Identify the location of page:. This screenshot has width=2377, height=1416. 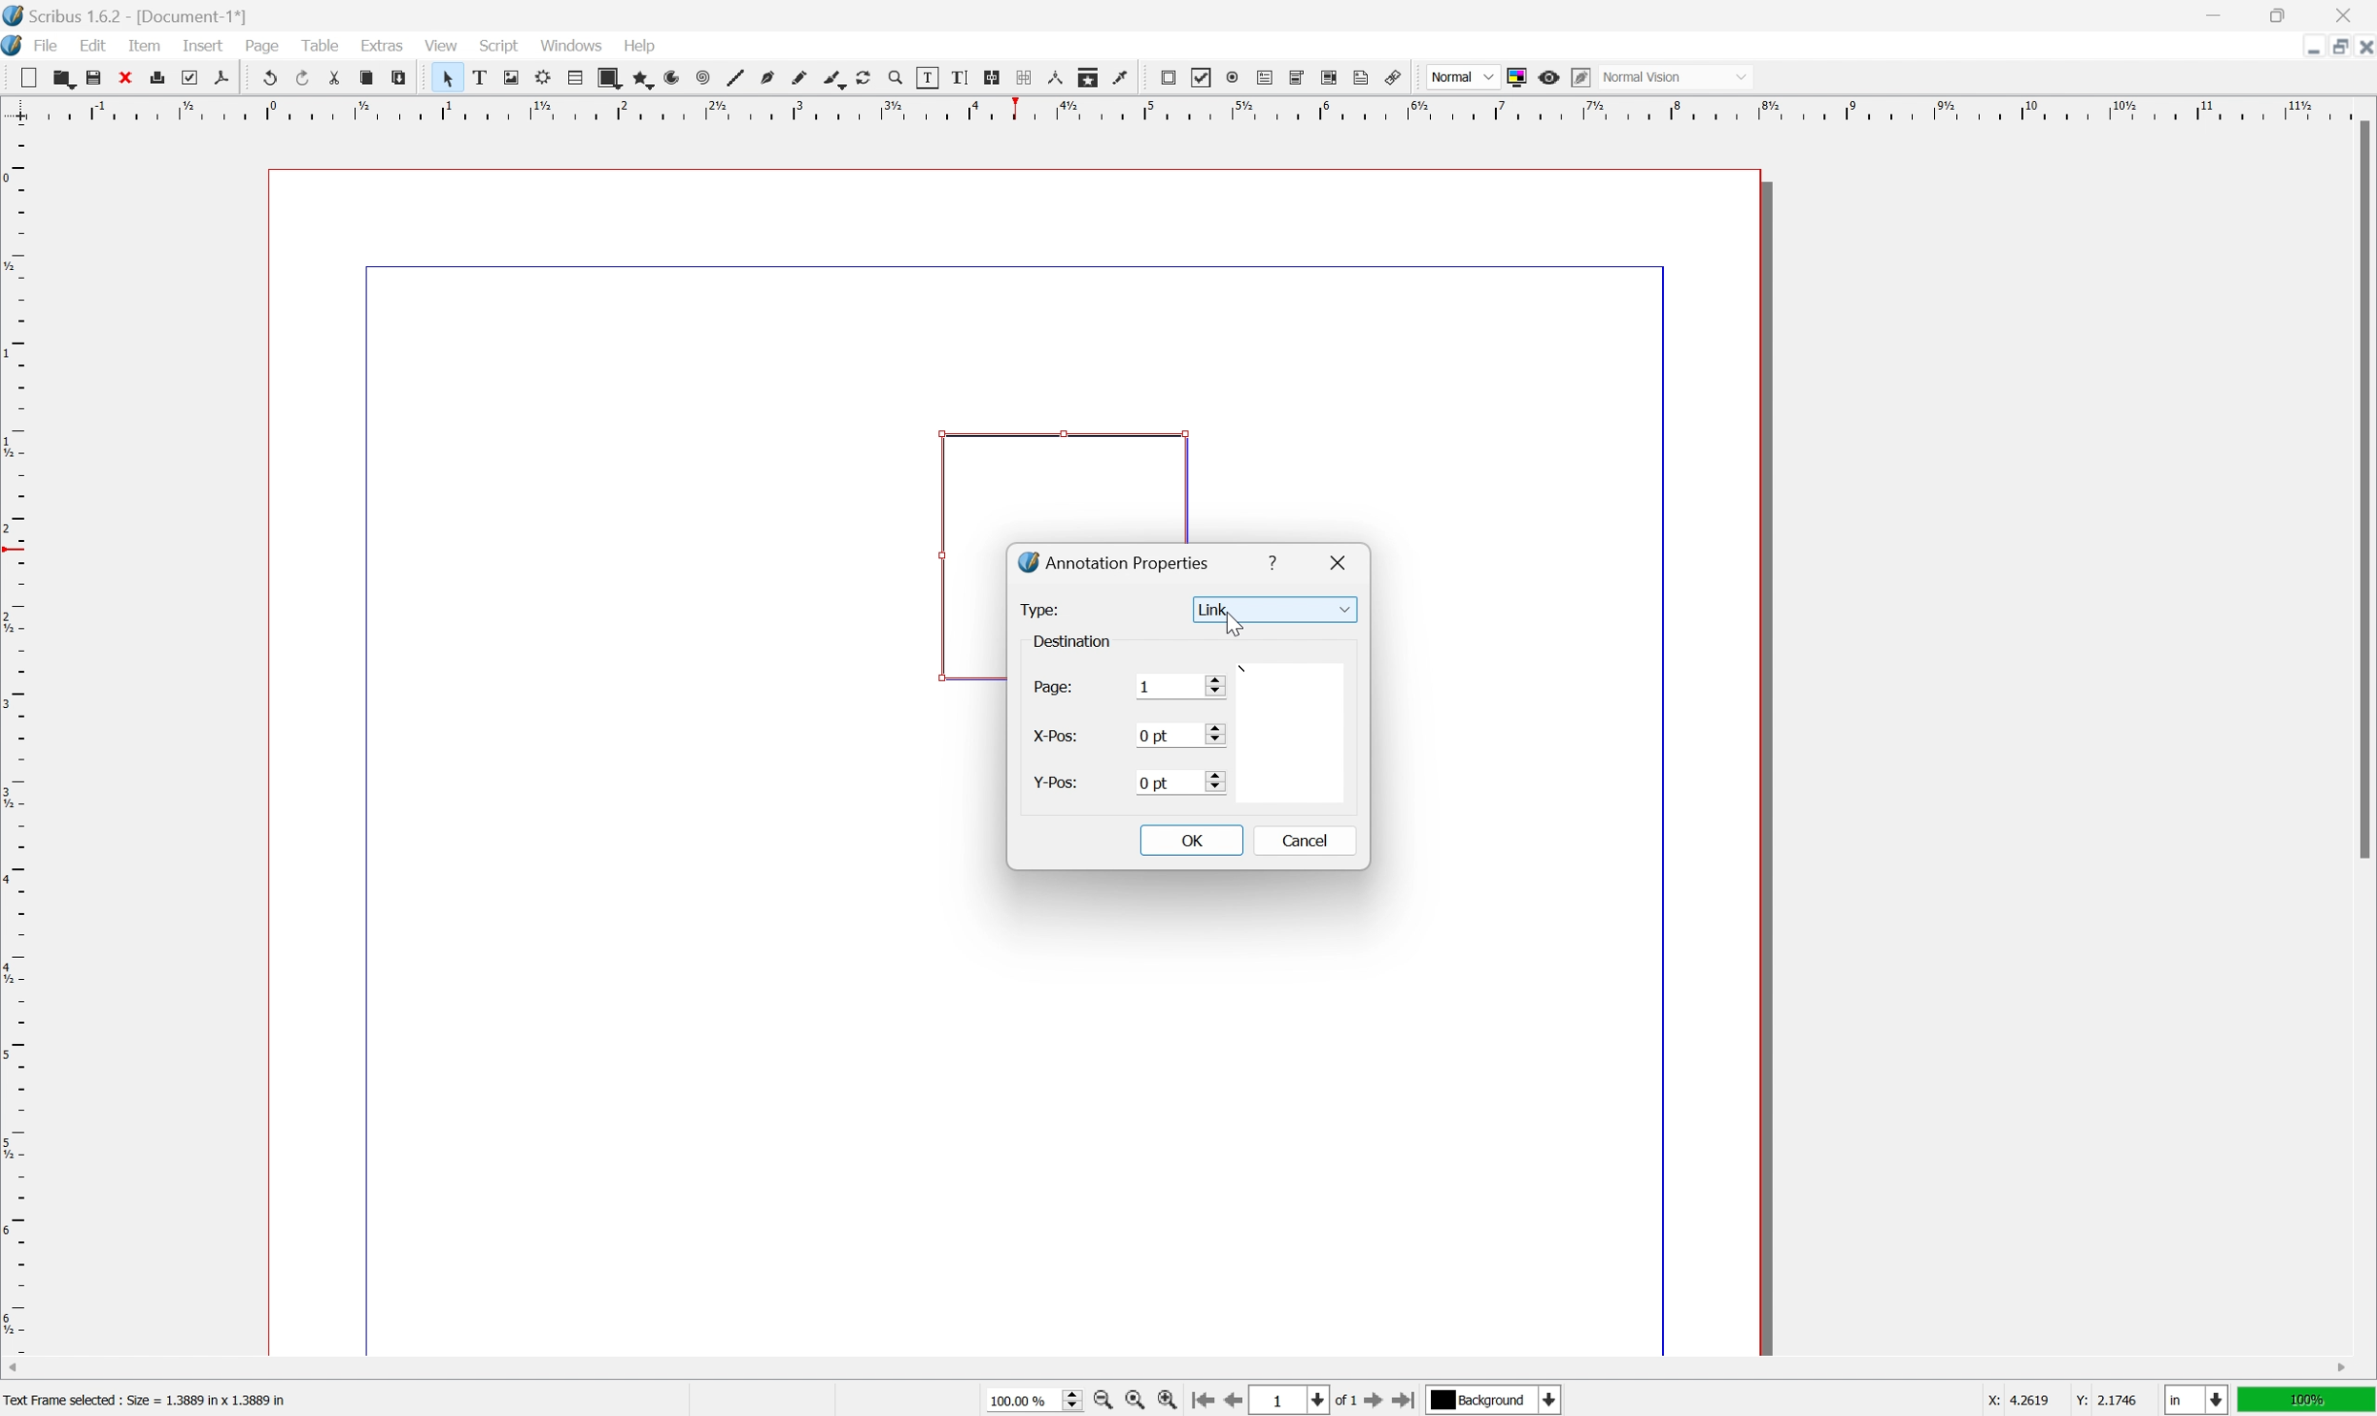
(1054, 691).